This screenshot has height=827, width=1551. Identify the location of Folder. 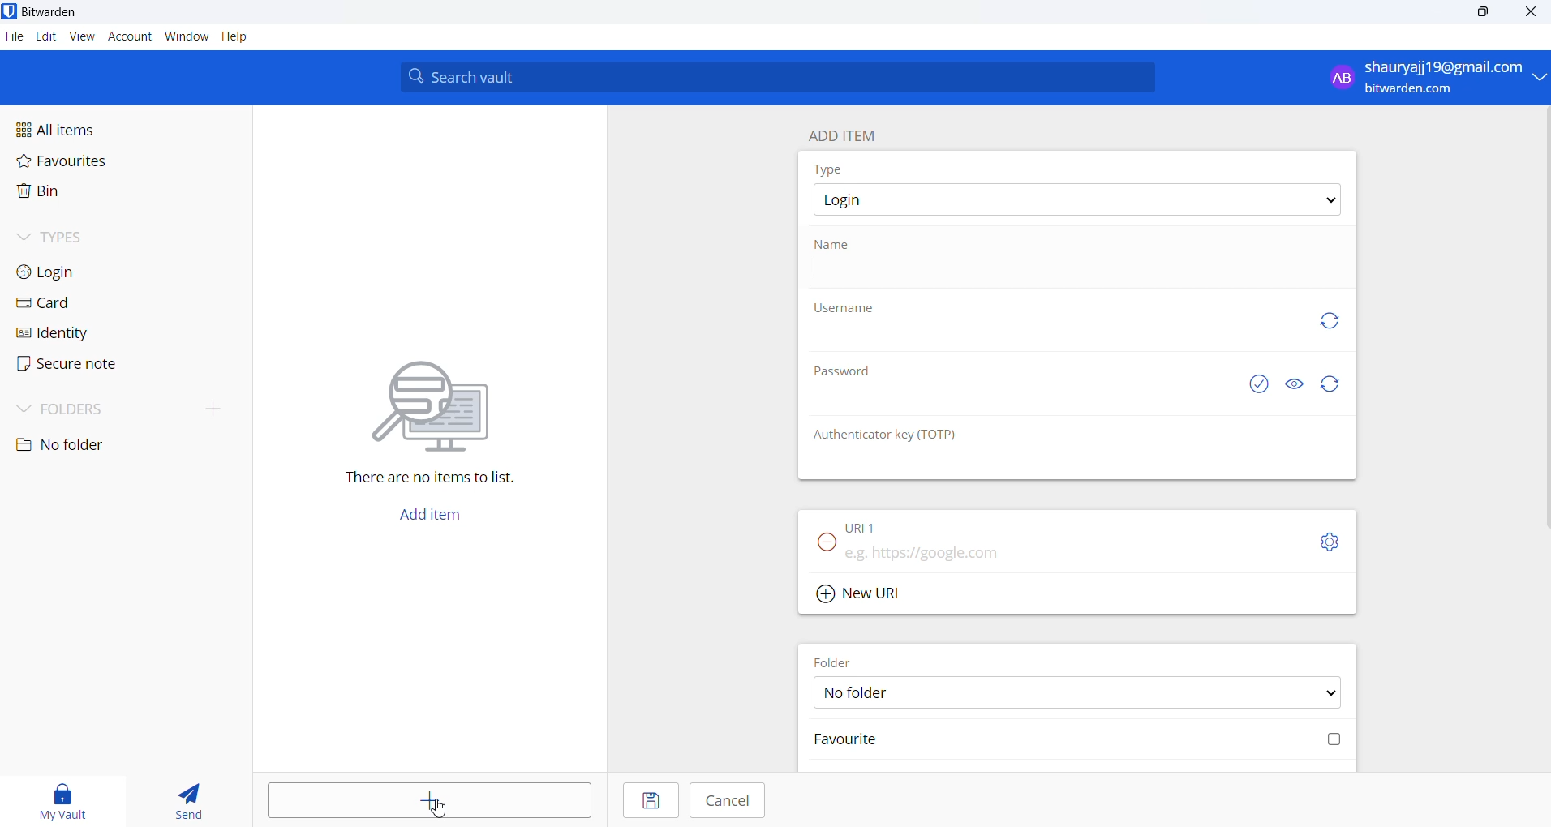
(839, 659).